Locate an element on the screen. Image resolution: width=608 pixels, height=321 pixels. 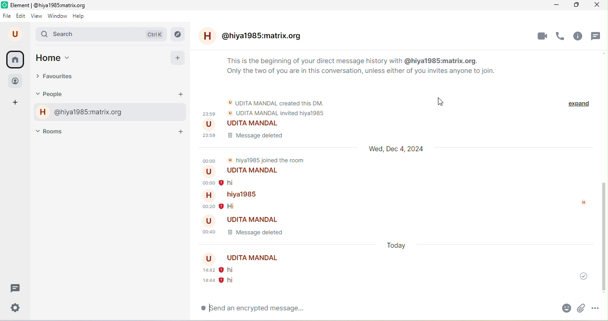
00.00 is located at coordinates (209, 160).